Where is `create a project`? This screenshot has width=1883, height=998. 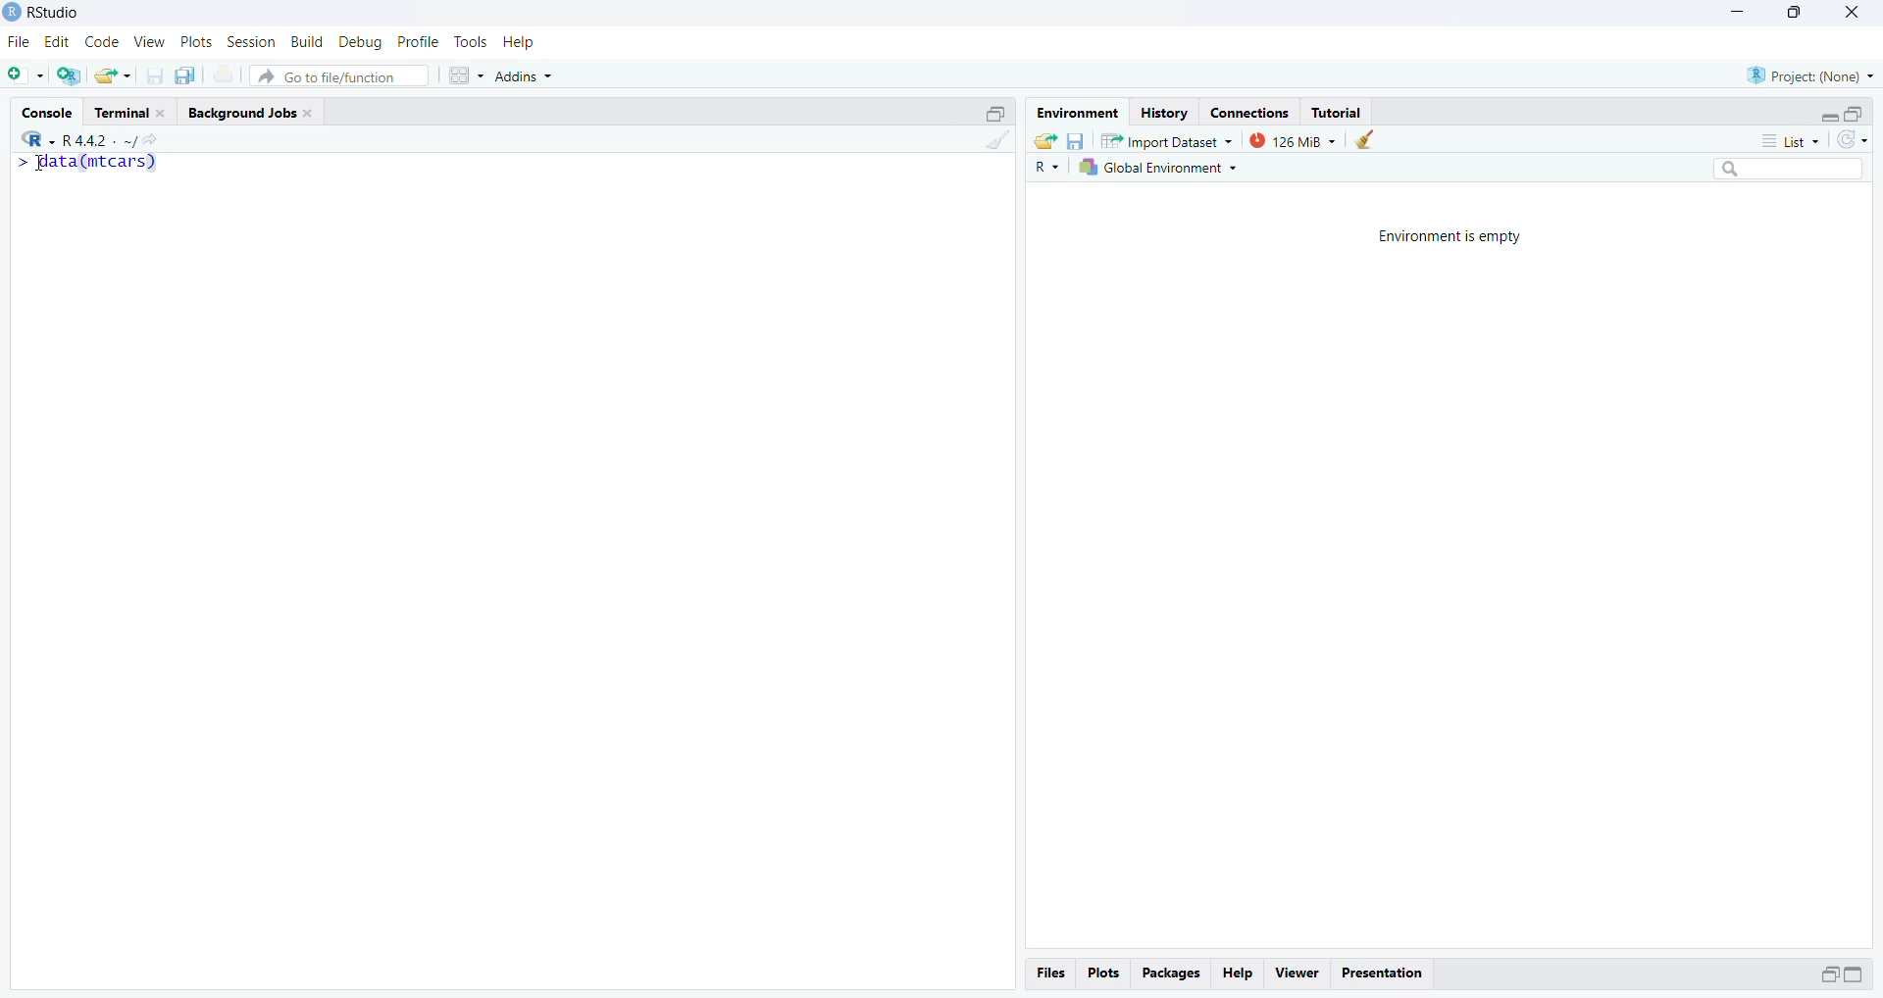 create a project is located at coordinates (72, 75).